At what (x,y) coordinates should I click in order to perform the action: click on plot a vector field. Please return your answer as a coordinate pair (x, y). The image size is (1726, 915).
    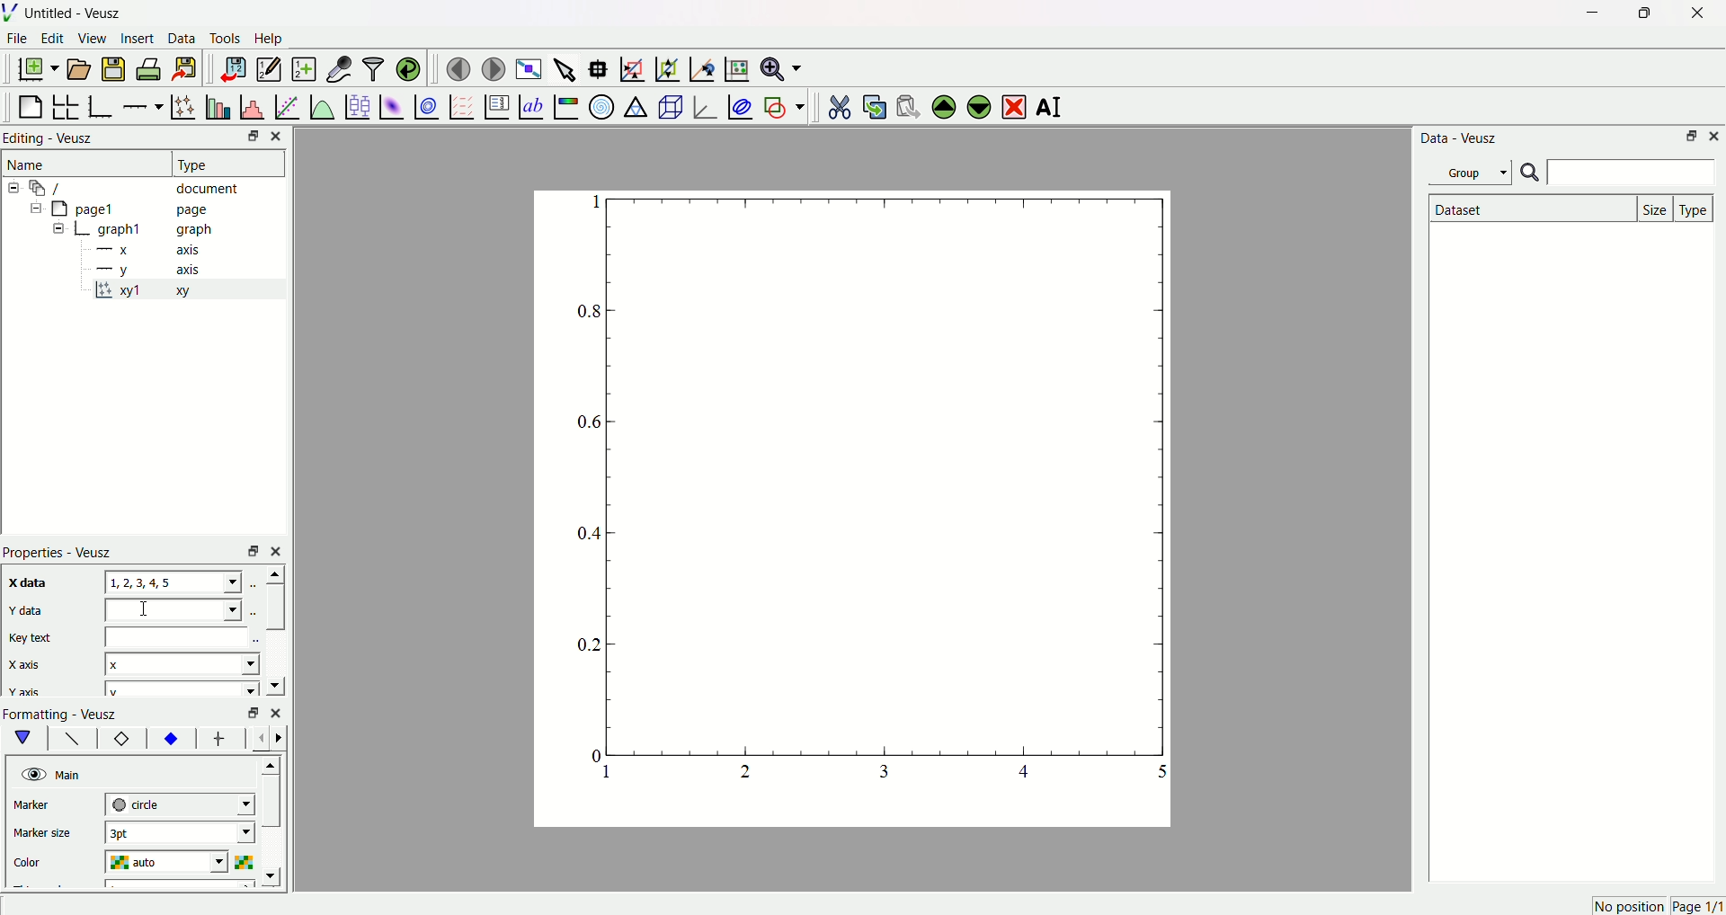
    Looking at the image, I should click on (458, 106).